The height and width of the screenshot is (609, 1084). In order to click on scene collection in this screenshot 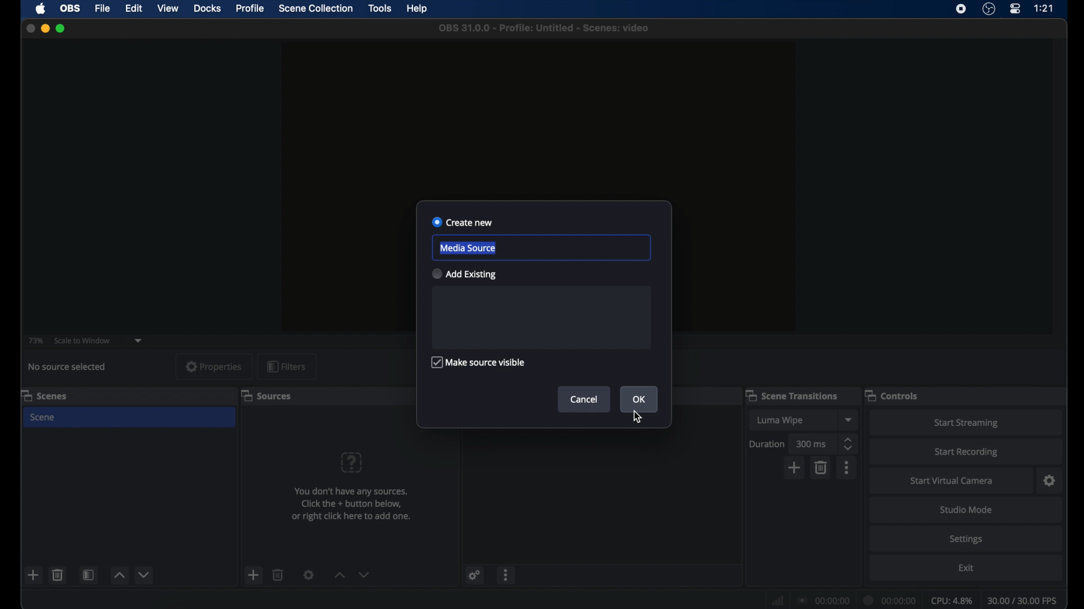, I will do `click(314, 8)`.